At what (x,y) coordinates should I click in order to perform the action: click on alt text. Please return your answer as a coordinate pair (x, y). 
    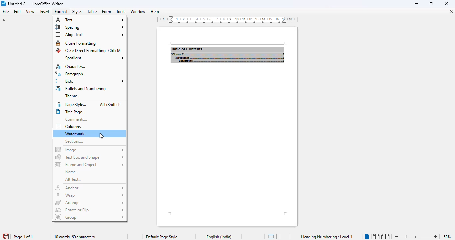
    Looking at the image, I should click on (73, 179).